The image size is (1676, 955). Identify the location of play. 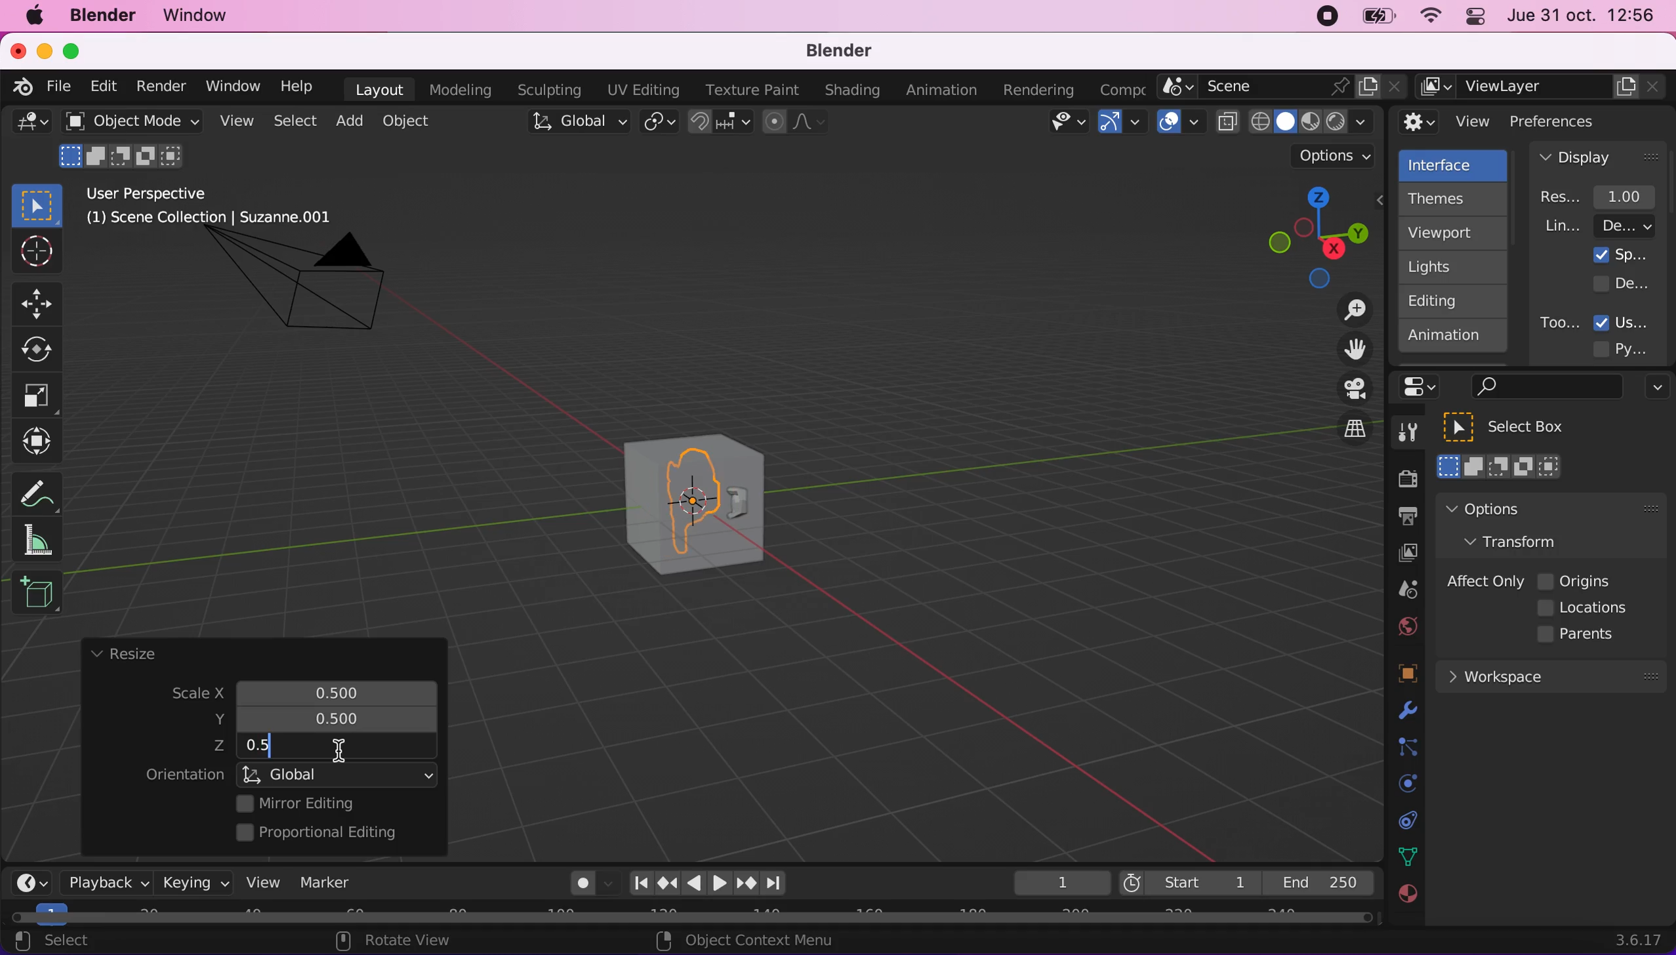
(708, 884).